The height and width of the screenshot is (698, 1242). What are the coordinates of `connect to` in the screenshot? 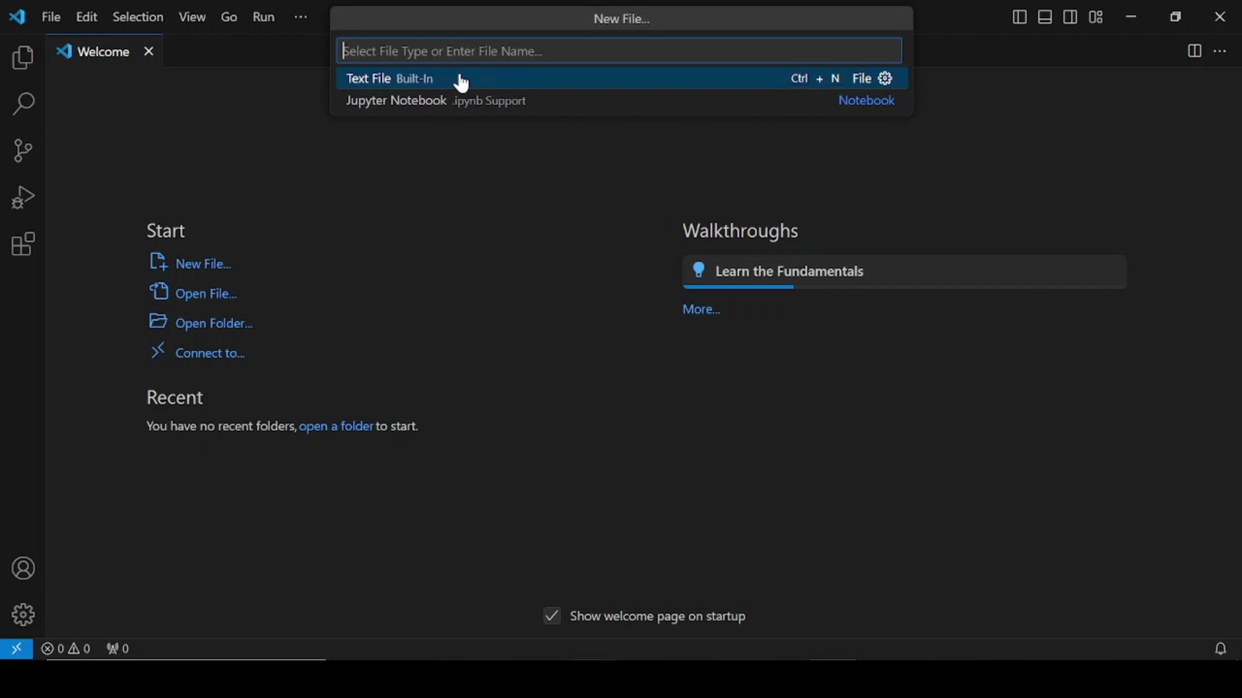 It's located at (197, 351).